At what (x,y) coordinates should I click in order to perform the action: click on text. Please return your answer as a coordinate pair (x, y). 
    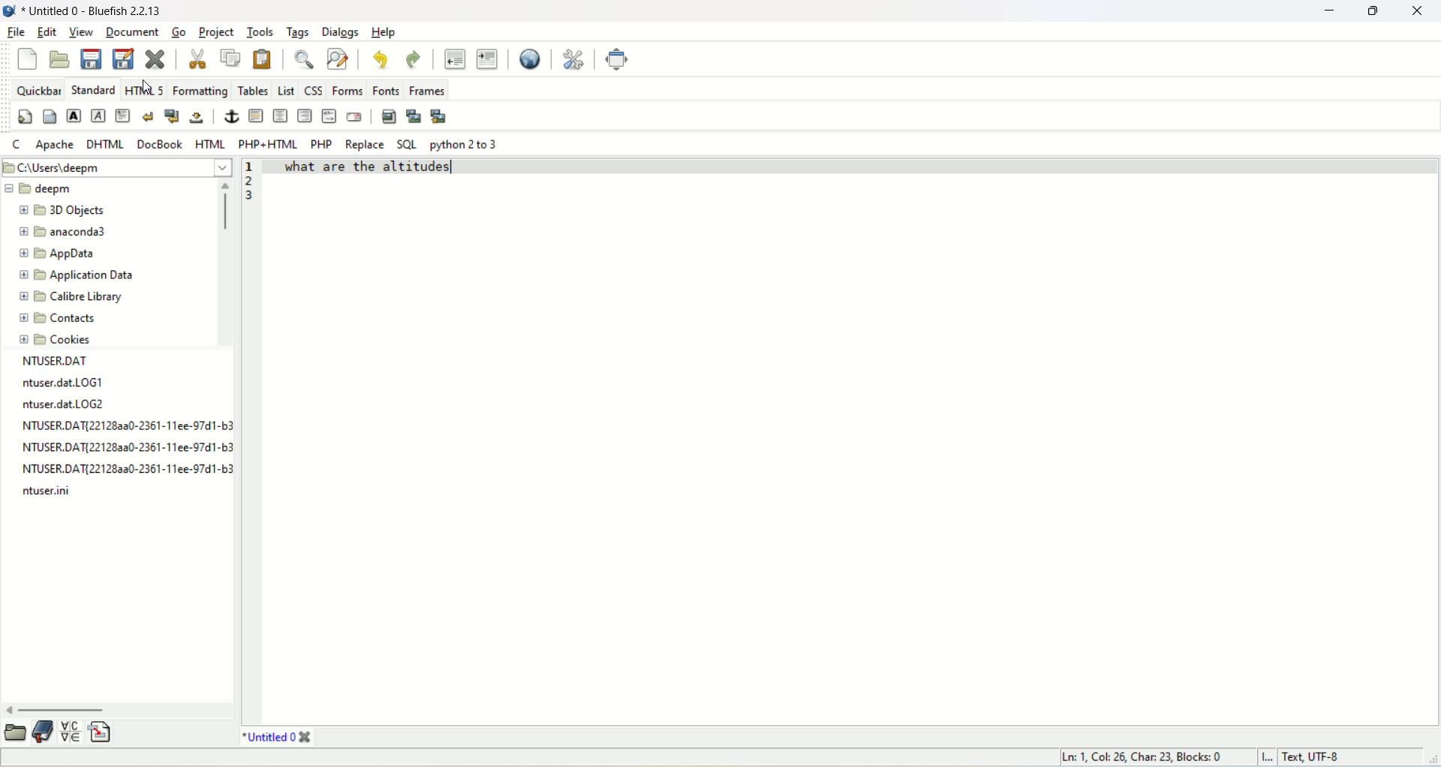
    Looking at the image, I should click on (124, 429).